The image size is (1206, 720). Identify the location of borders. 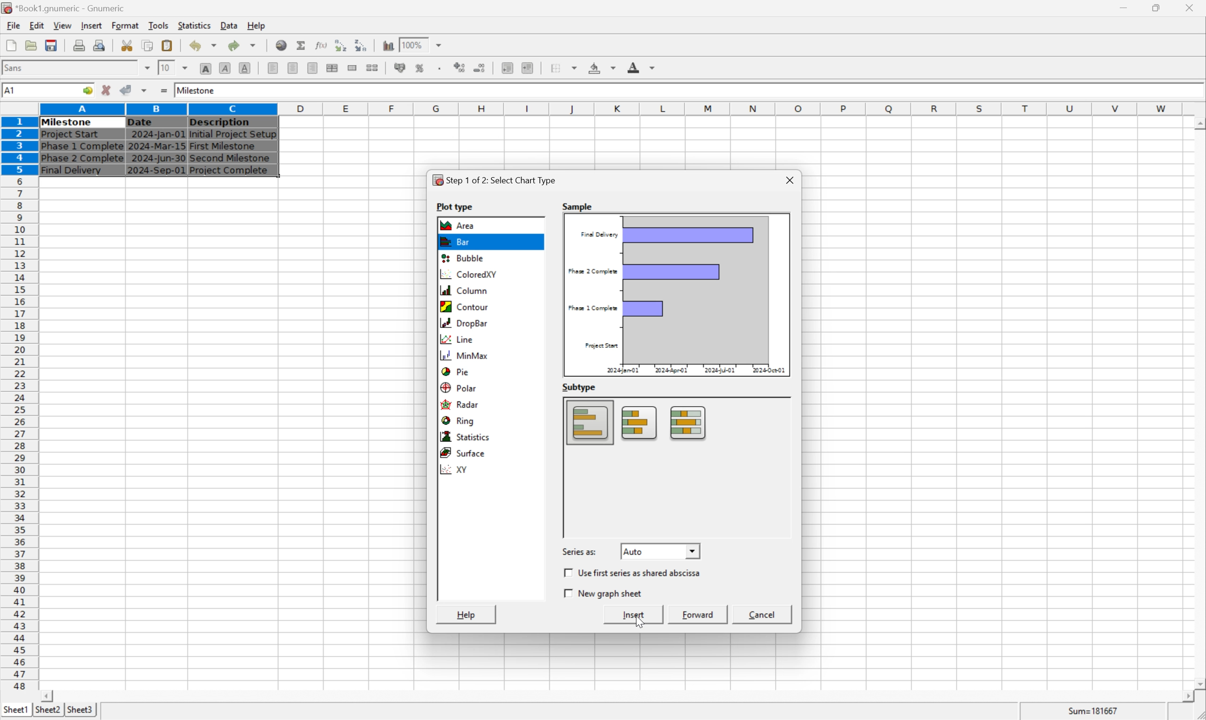
(568, 67).